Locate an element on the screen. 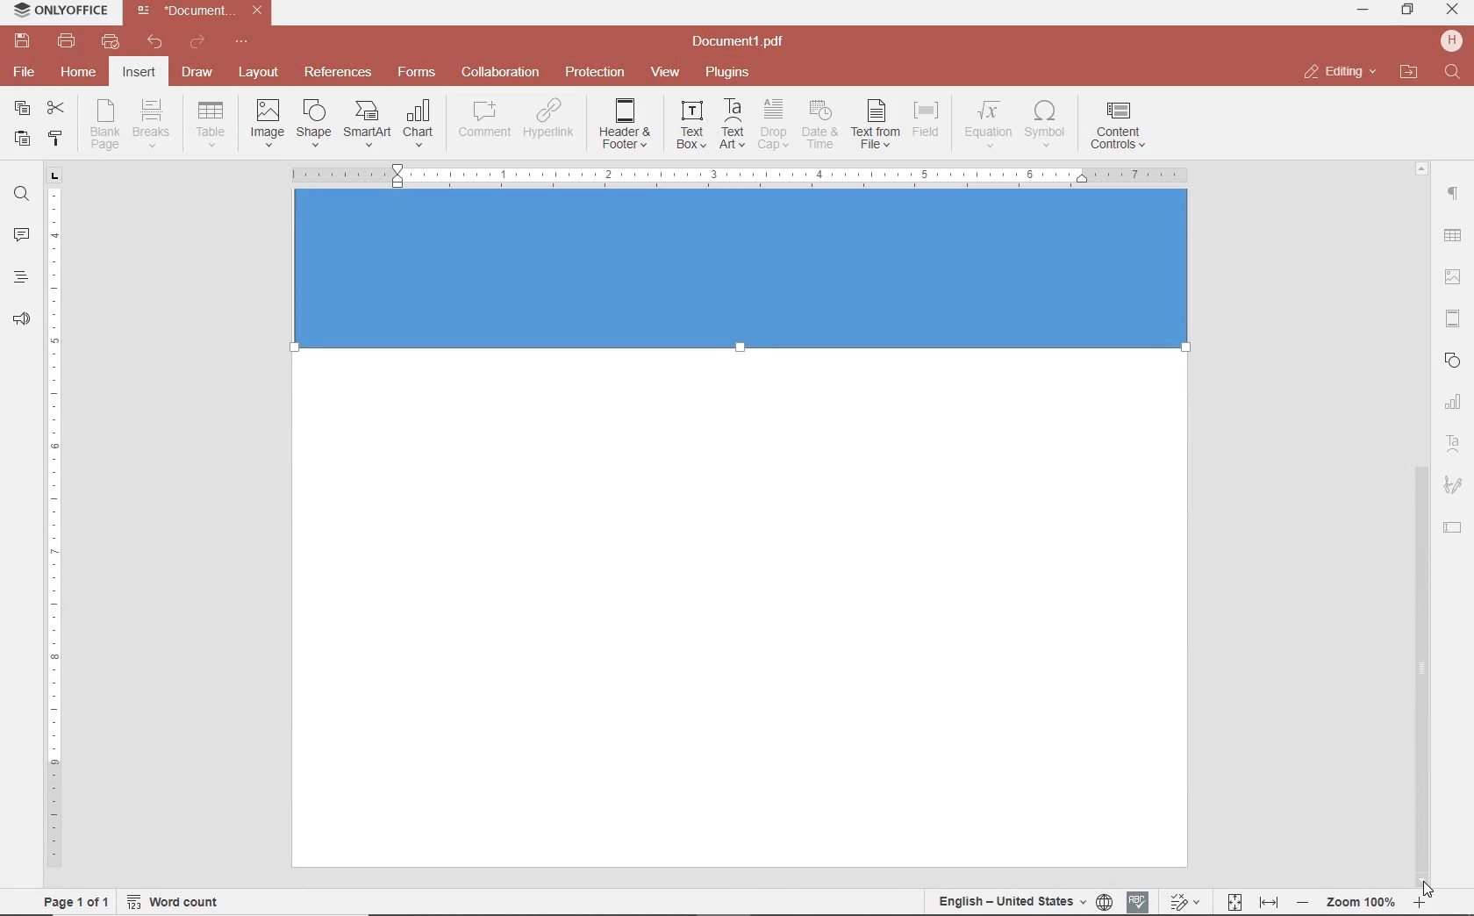  open file location is located at coordinates (1409, 73).